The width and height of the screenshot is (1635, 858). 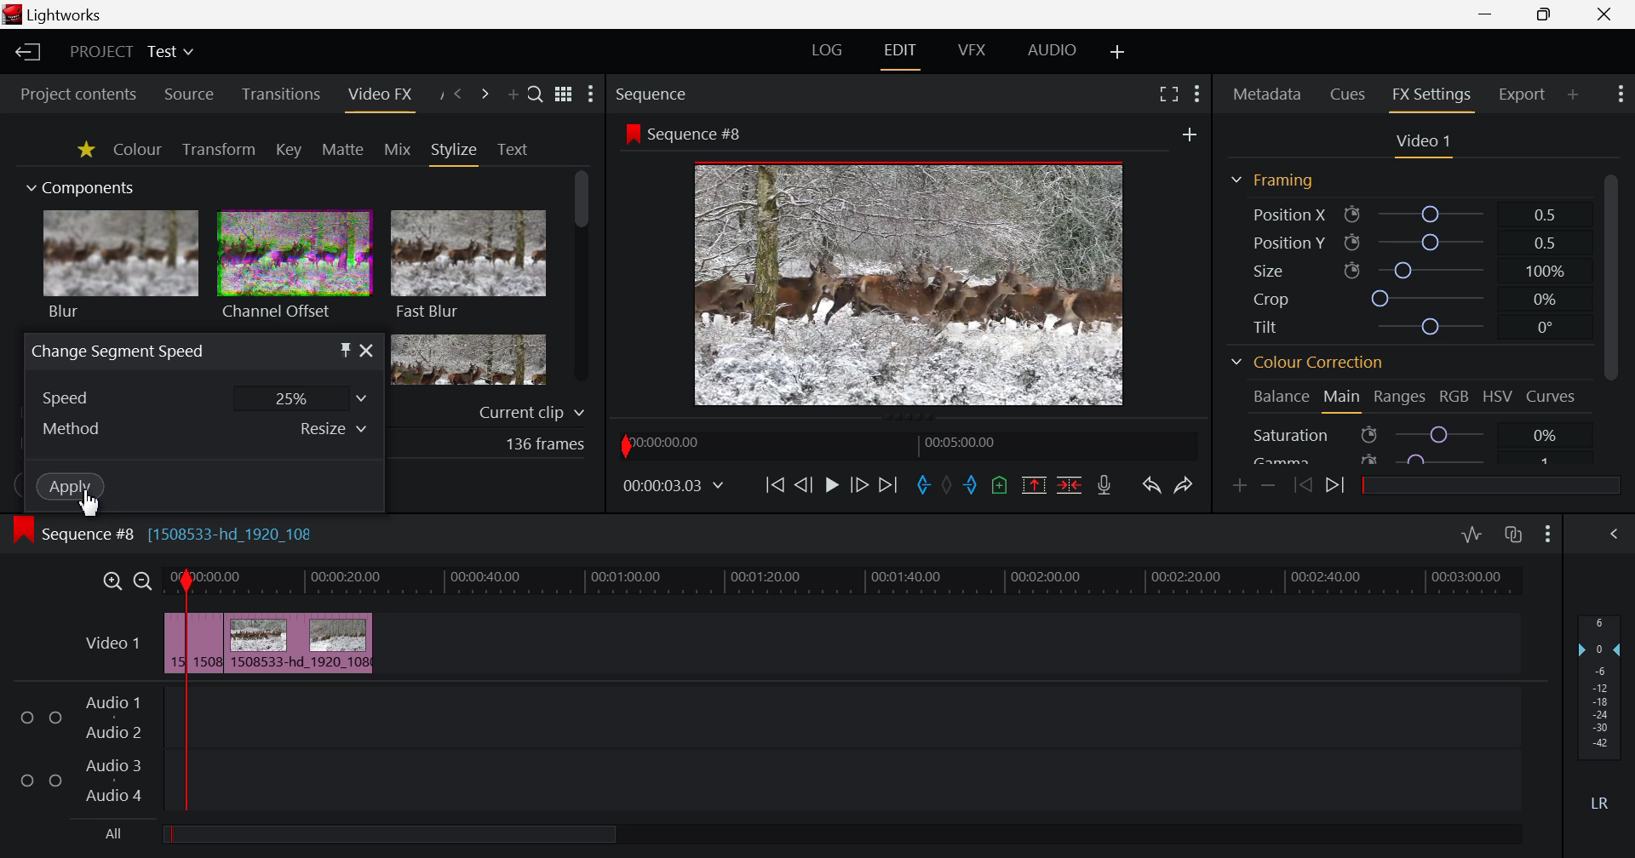 What do you see at coordinates (1269, 485) in the screenshot?
I see `Remove keyframe` at bounding box center [1269, 485].